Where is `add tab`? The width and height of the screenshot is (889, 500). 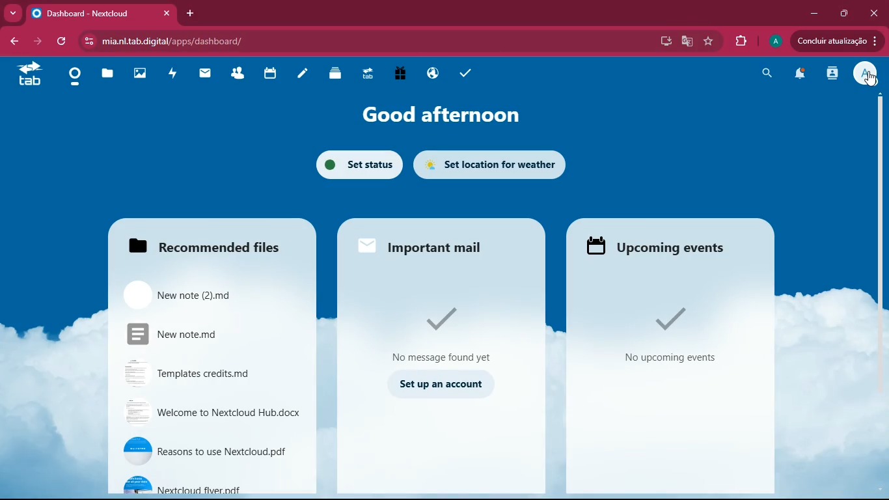
add tab is located at coordinates (190, 12).